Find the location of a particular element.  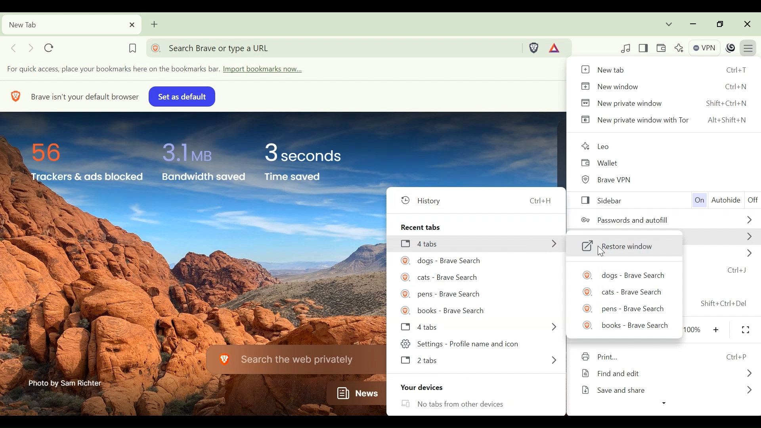

BRAVE LOGO is located at coordinates (14, 96).